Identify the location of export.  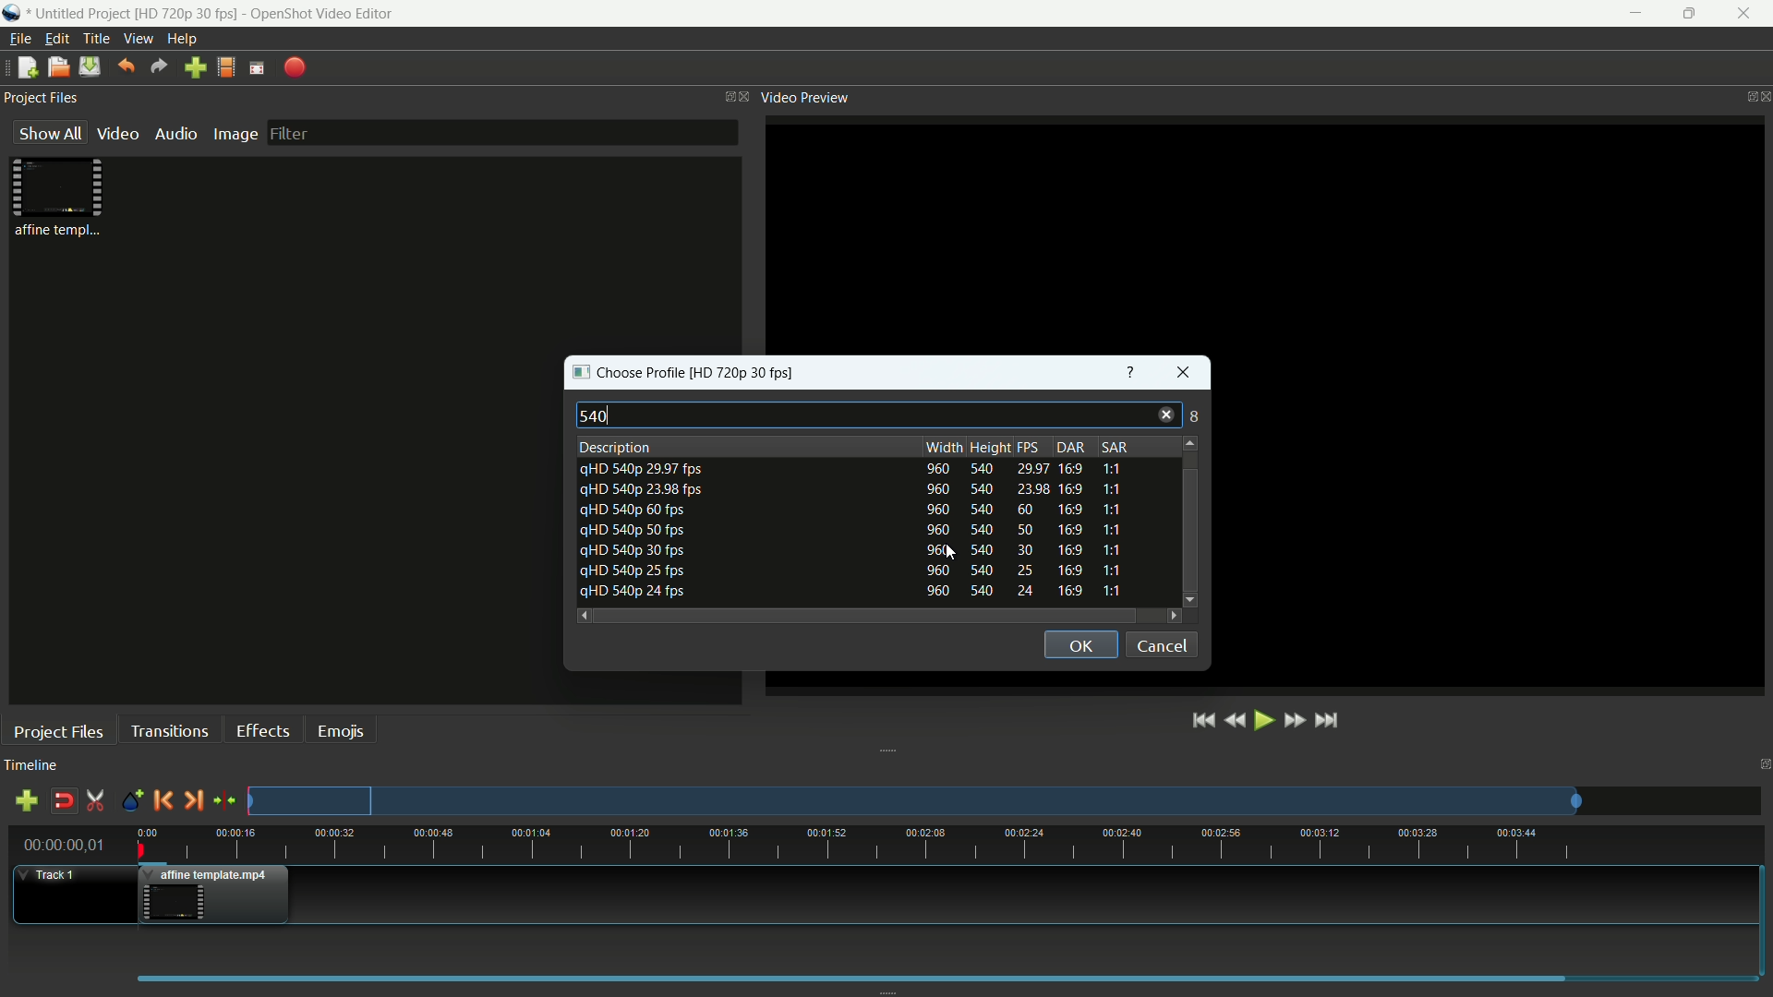
(294, 68).